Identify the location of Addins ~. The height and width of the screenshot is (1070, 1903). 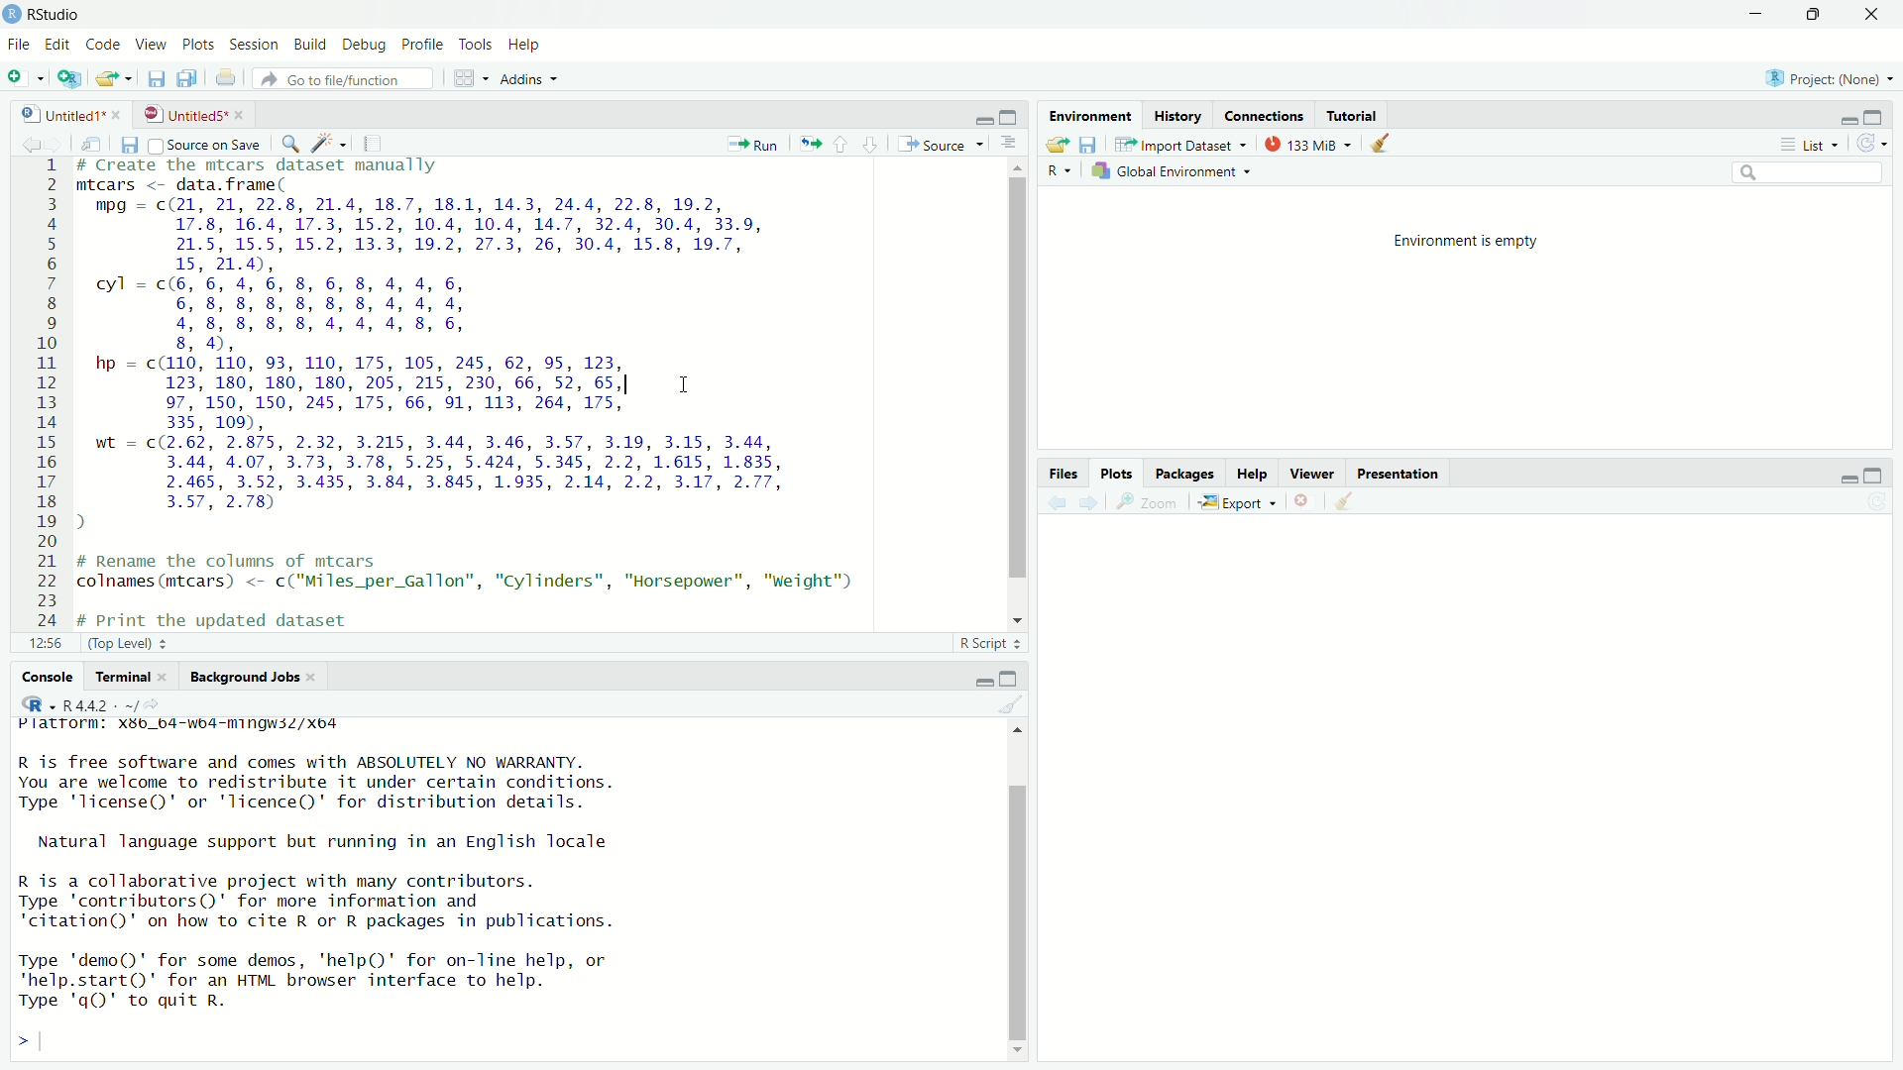
(528, 81).